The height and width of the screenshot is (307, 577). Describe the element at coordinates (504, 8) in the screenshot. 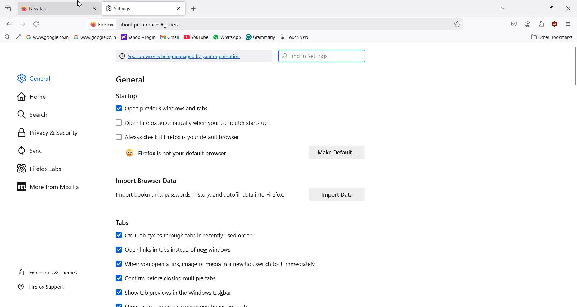

I see `List all tab` at that location.